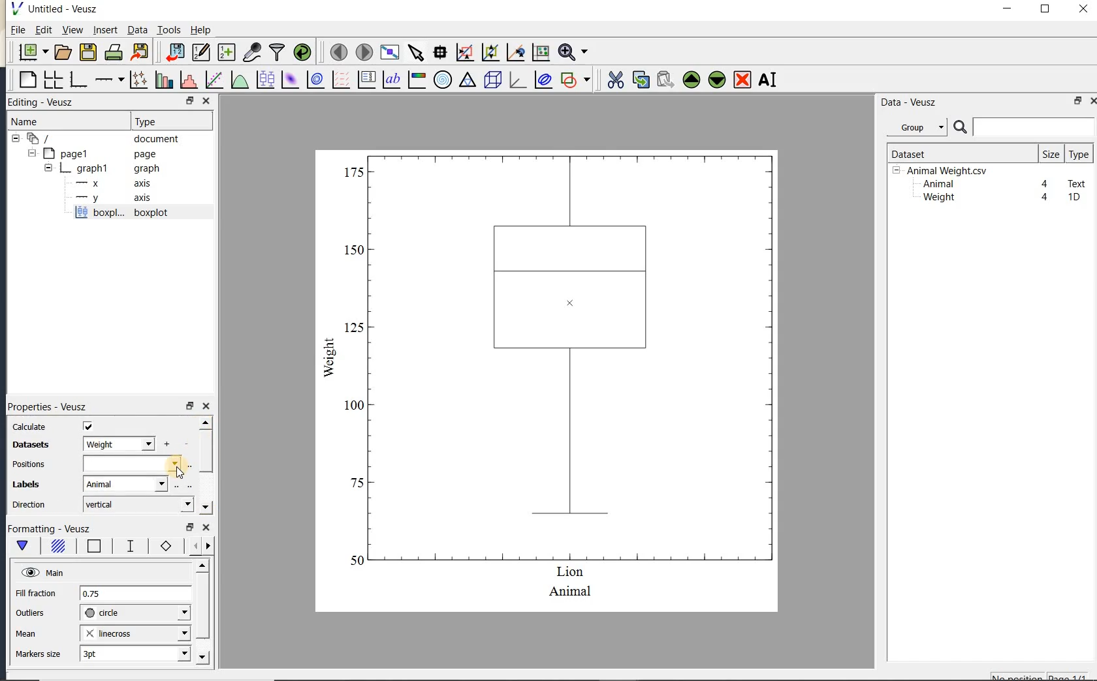 Image resolution: width=1097 pixels, height=681 pixels. Describe the element at coordinates (187, 98) in the screenshot. I see `RESTORE` at that location.